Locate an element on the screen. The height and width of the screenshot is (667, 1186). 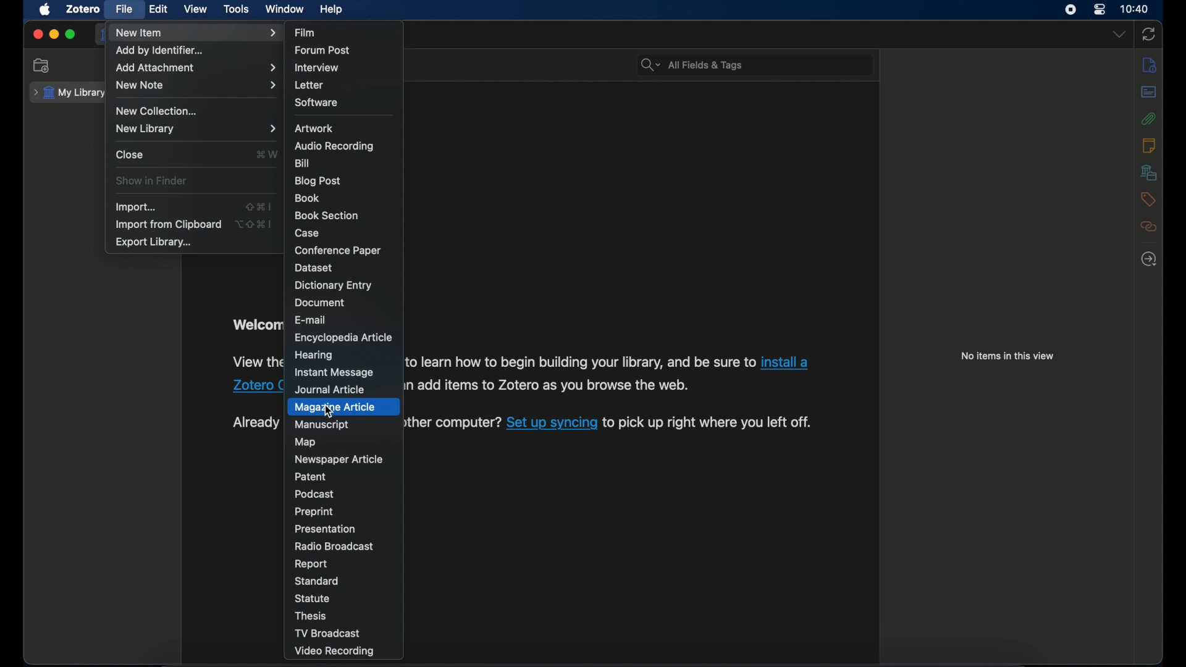
my library is located at coordinates (68, 92).